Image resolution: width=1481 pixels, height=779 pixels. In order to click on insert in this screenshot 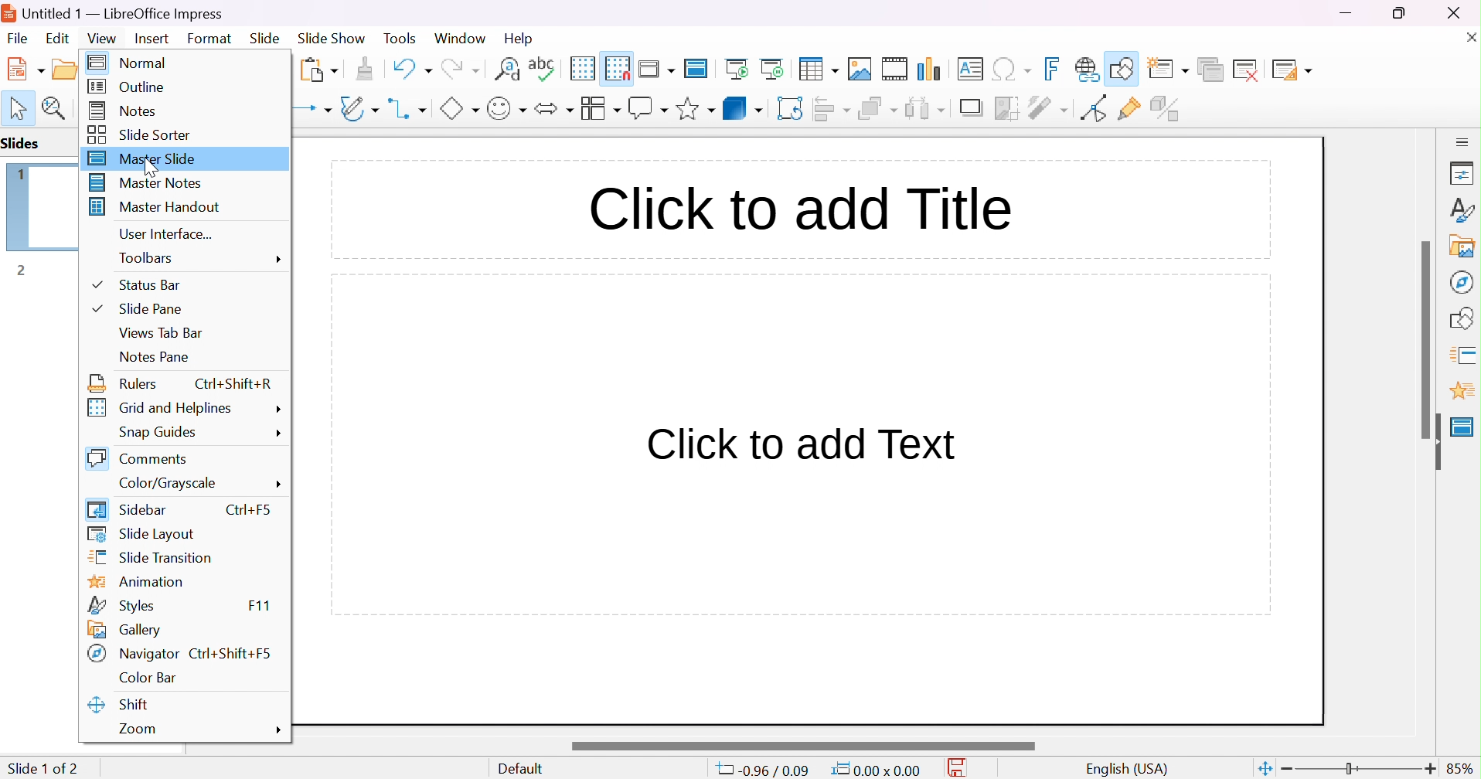, I will do `click(150, 37)`.